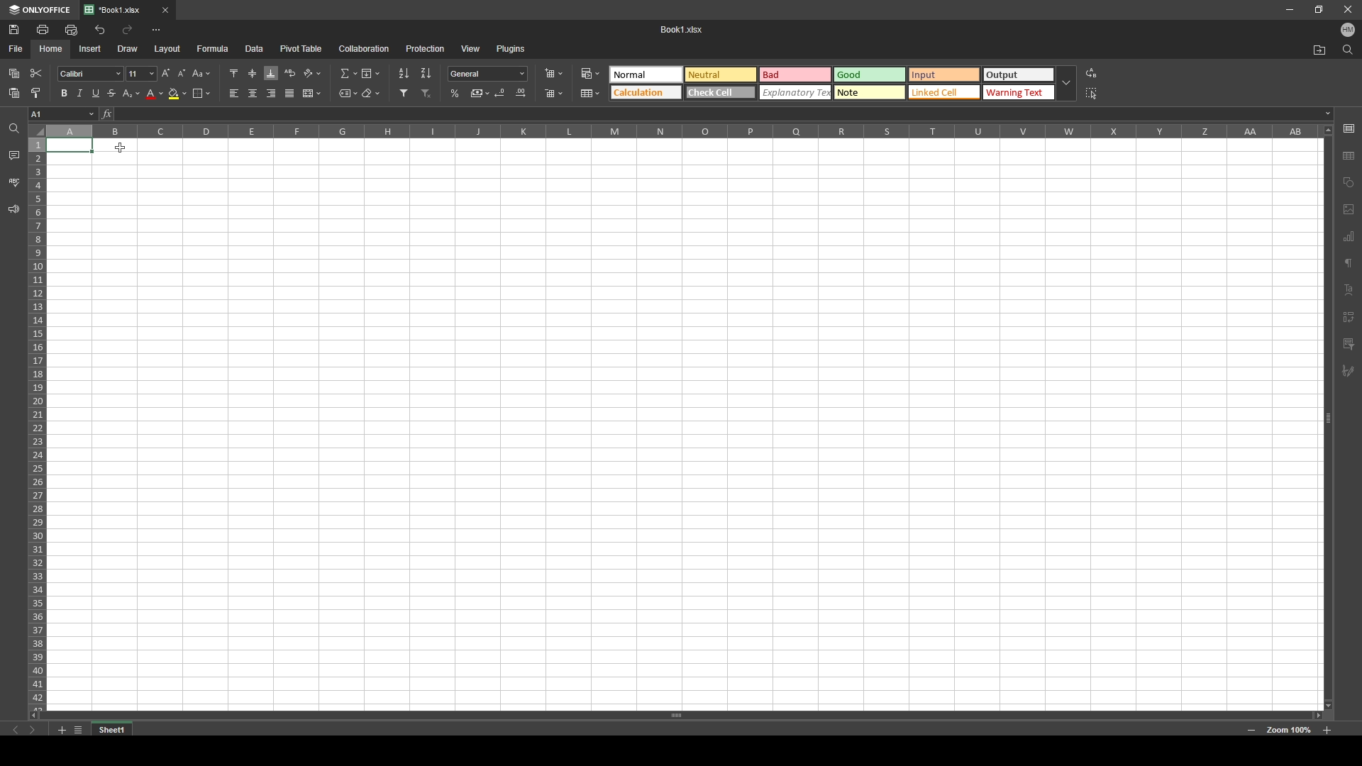  What do you see at coordinates (132, 94) in the screenshot?
I see `subscript` at bounding box center [132, 94].